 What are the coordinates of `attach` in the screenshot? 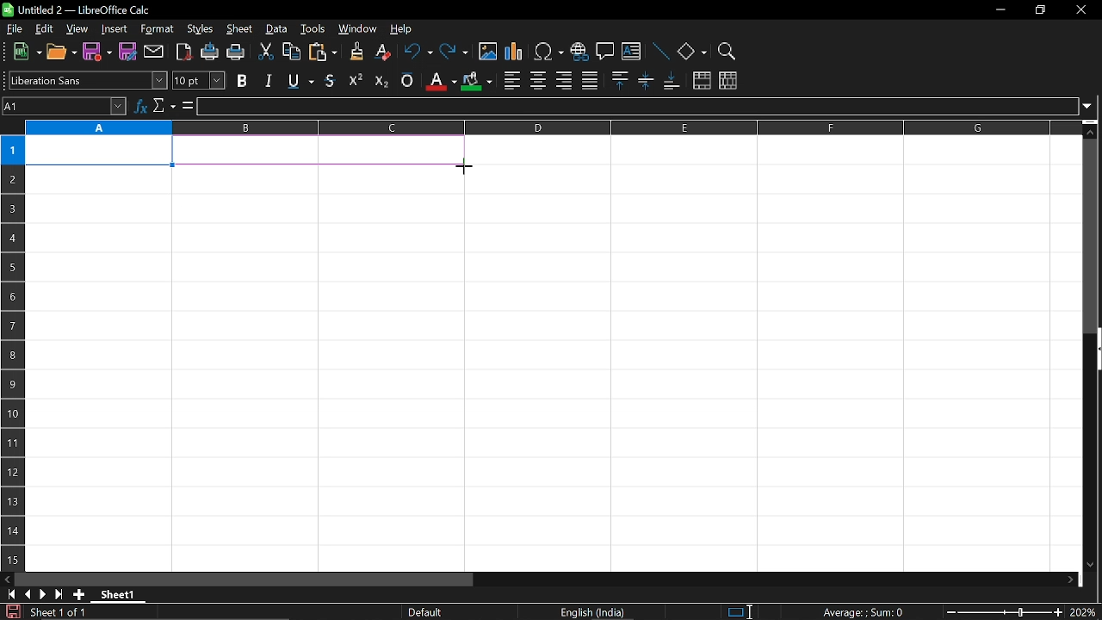 It's located at (152, 51).